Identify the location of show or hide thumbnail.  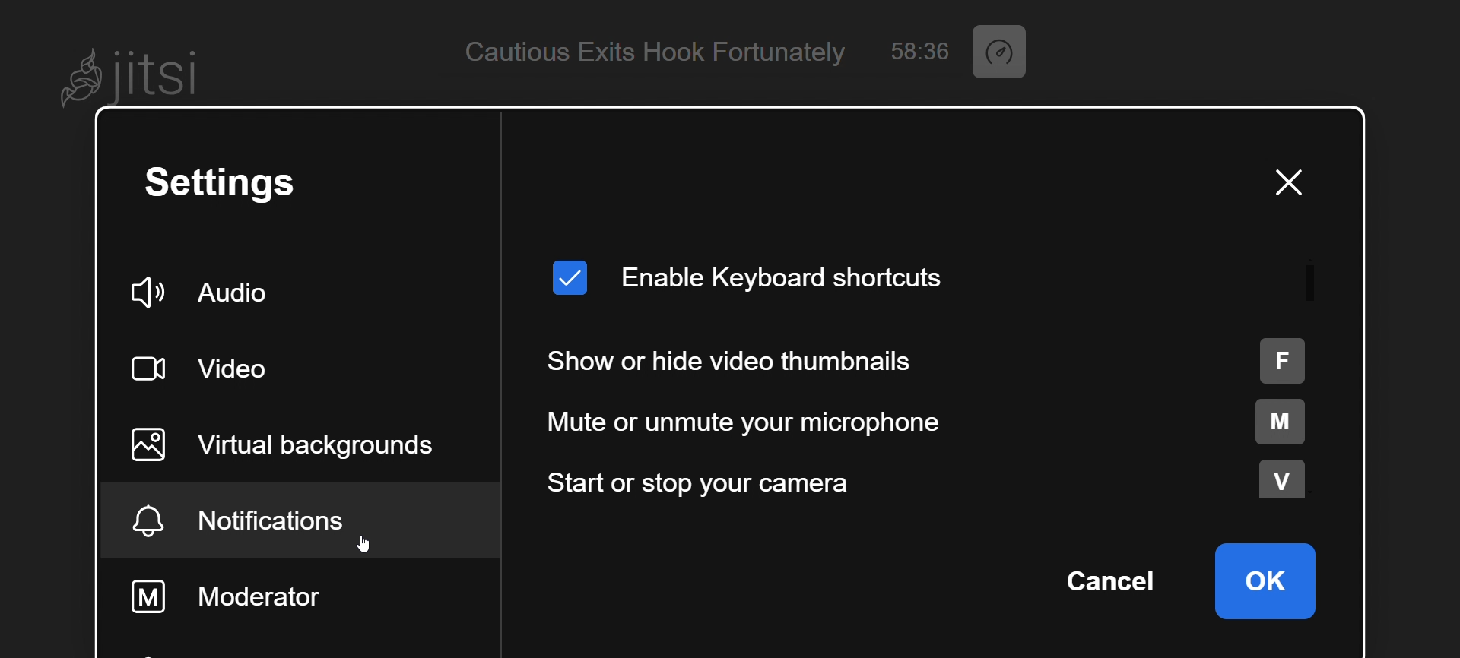
(928, 359).